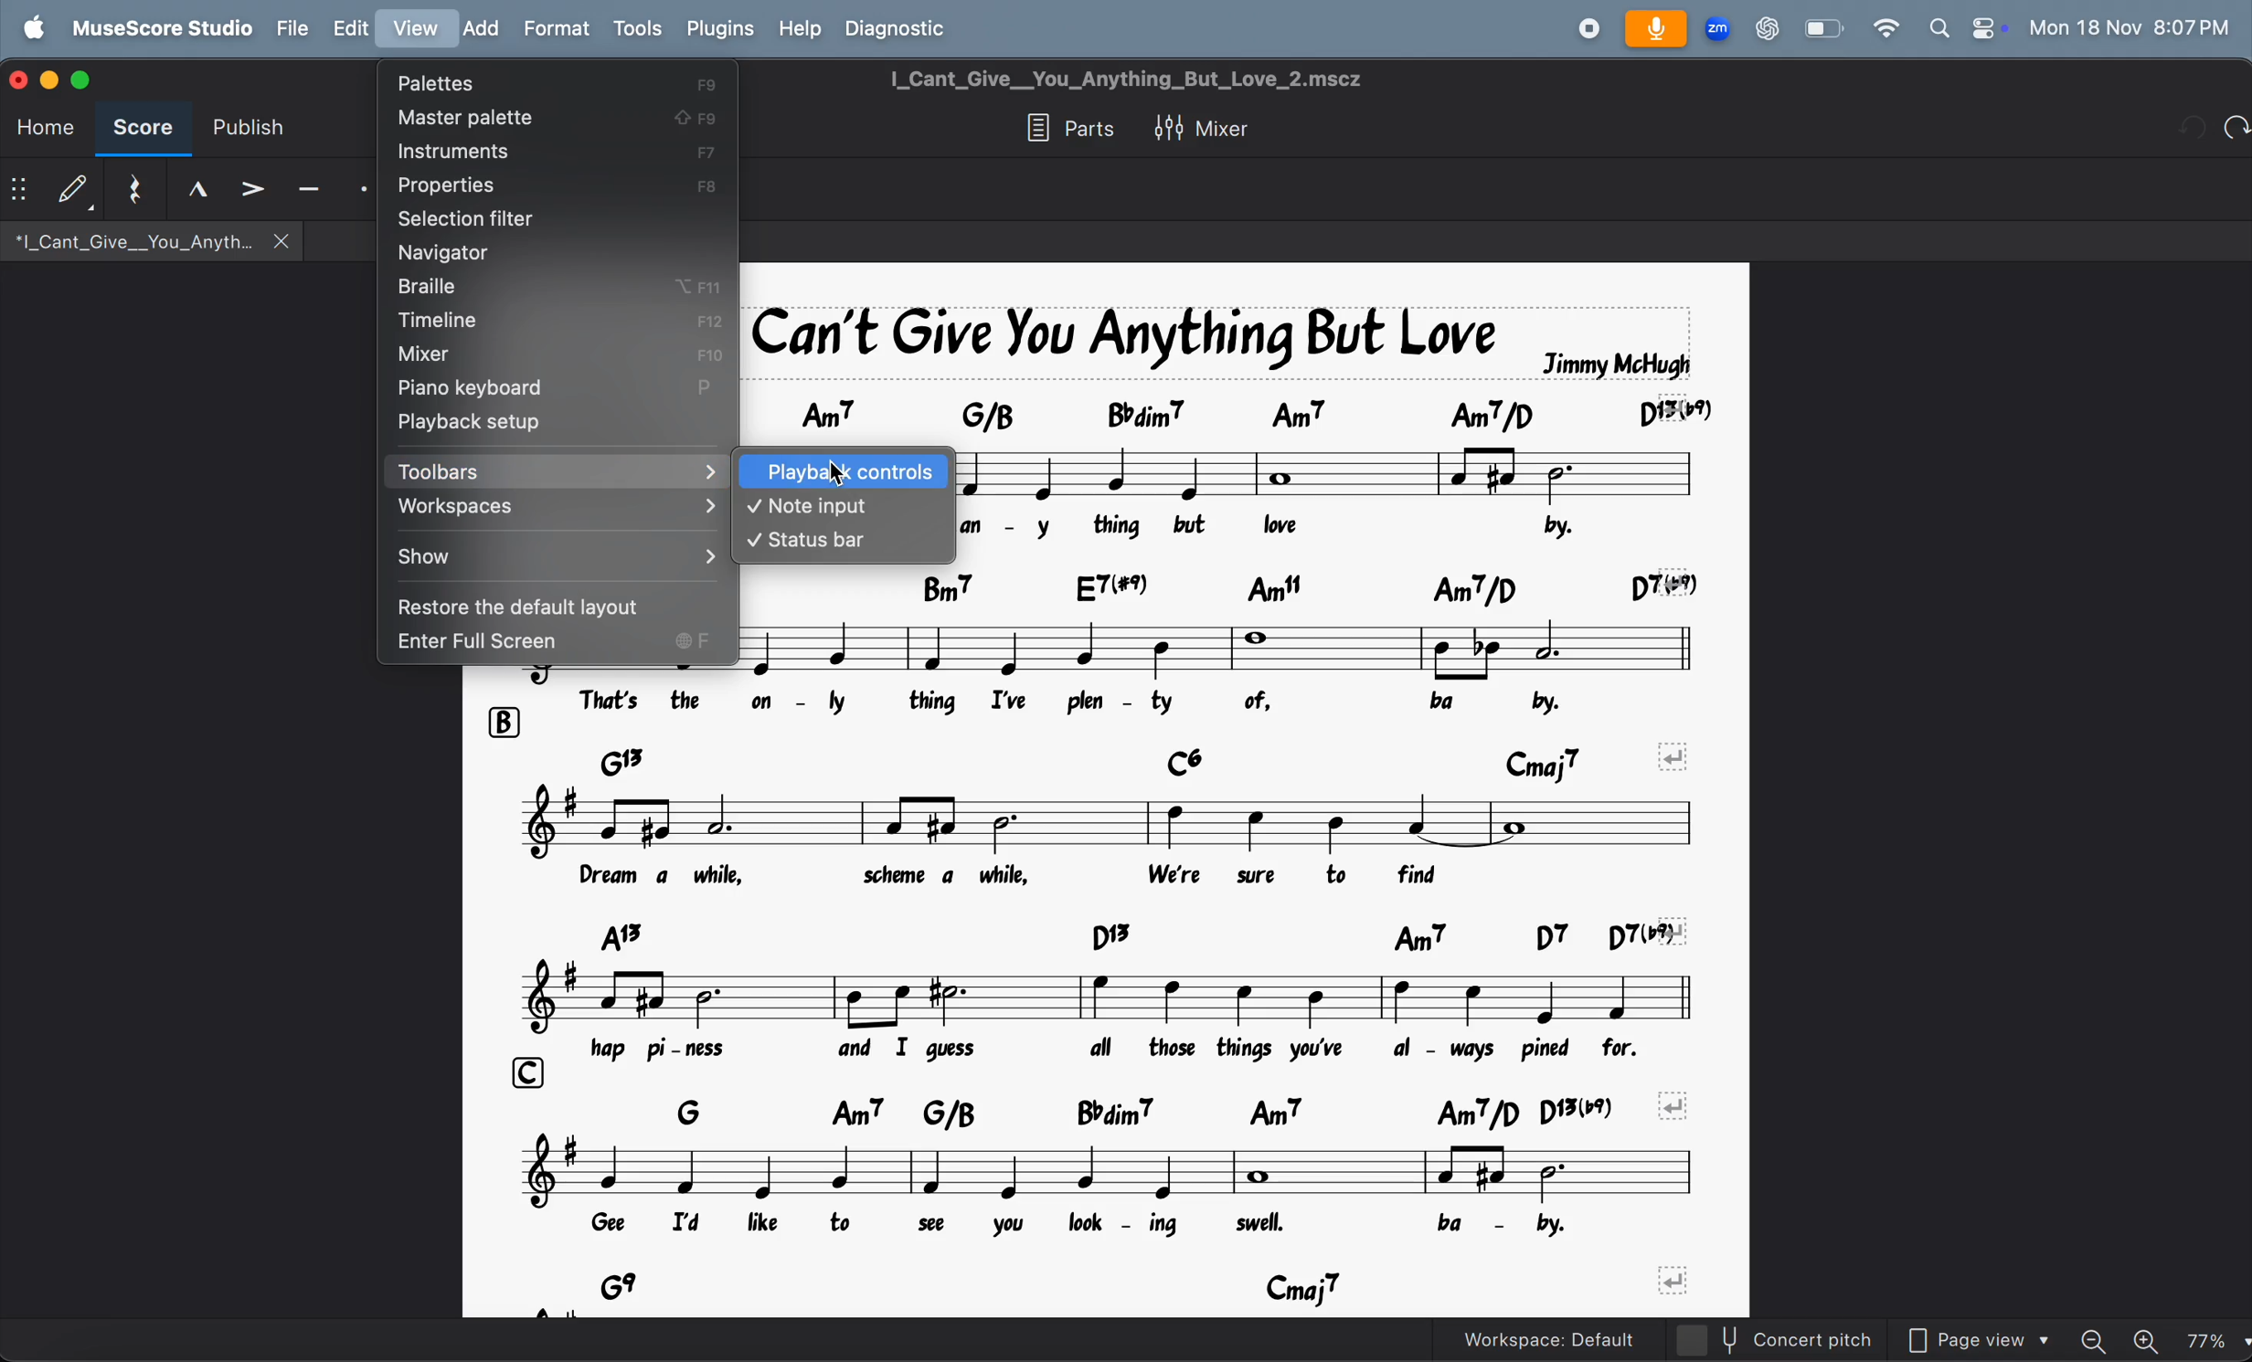 Image resolution: width=2252 pixels, height=1362 pixels. I want to click on score, so click(80, 81).